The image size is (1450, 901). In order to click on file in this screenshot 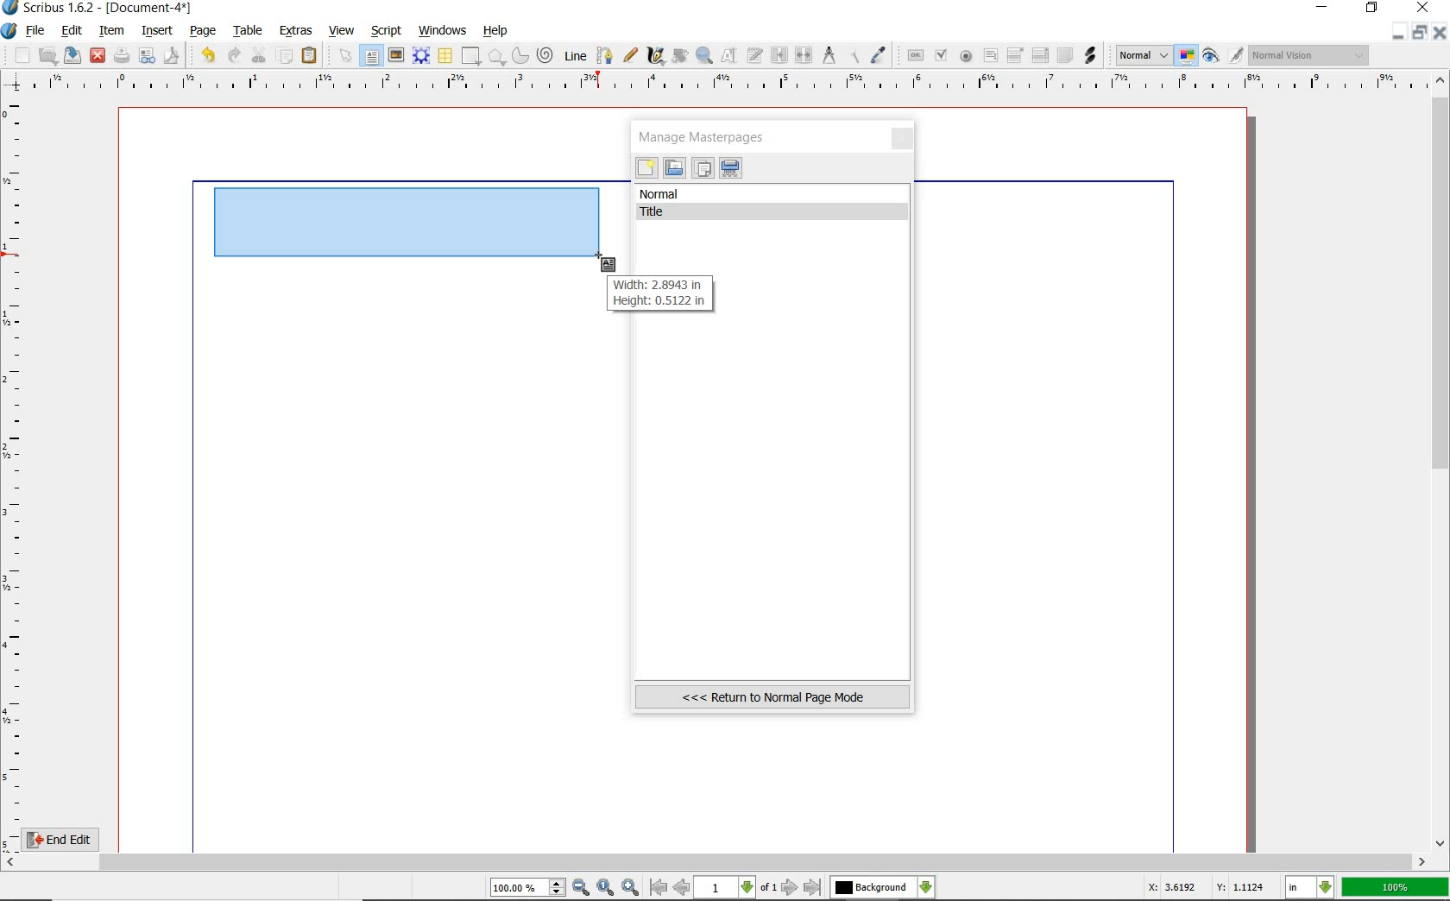, I will do `click(36, 31)`.